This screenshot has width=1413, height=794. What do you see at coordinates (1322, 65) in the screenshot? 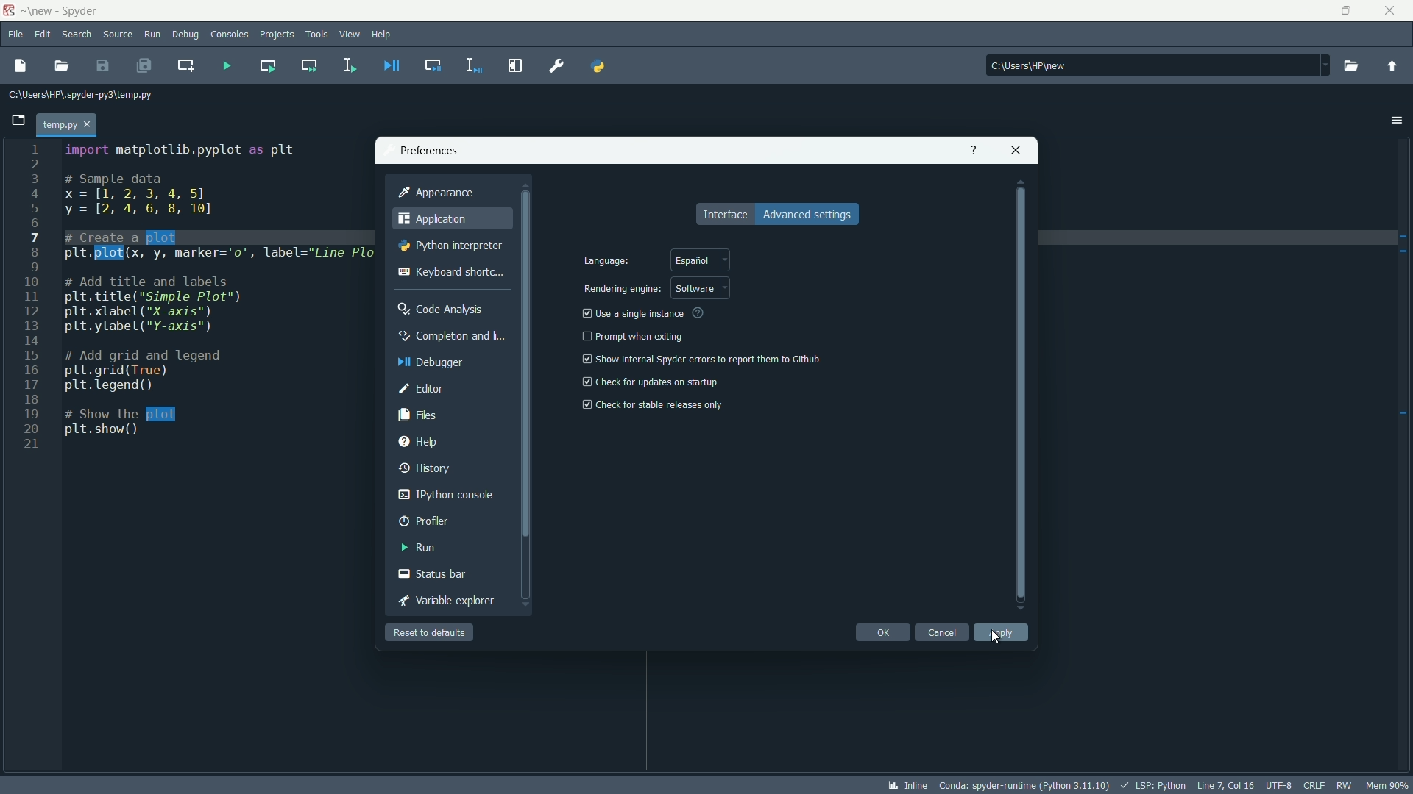
I see `dropdown toggle` at bounding box center [1322, 65].